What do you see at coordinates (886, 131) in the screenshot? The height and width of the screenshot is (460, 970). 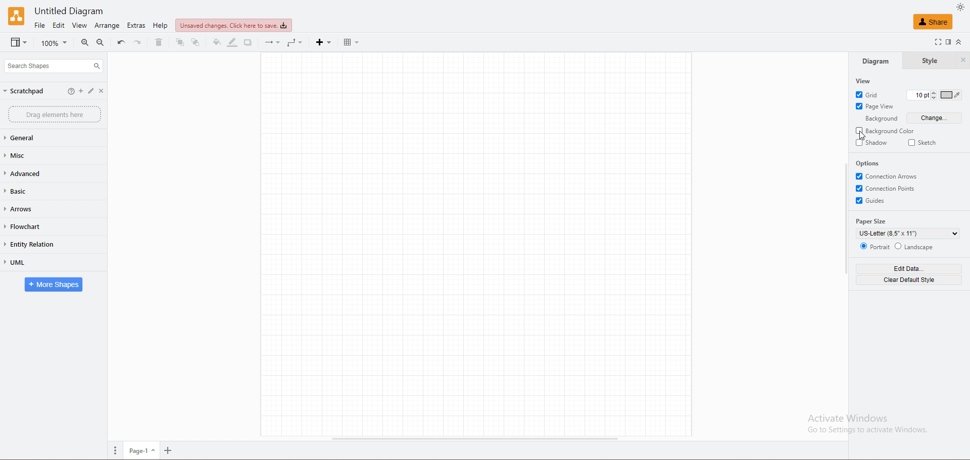 I see `background color` at bounding box center [886, 131].